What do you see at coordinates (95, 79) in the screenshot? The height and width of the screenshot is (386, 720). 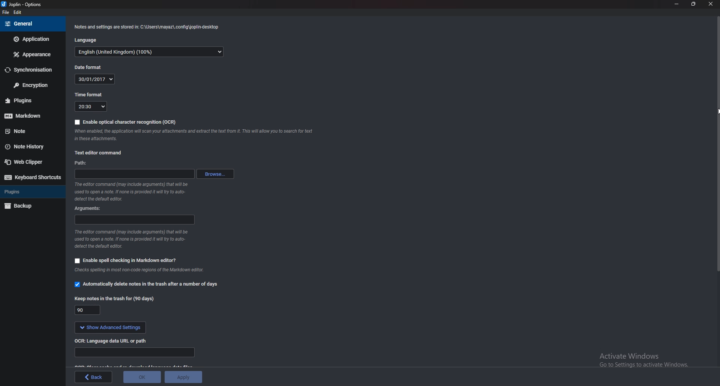 I see `30/01/2017` at bounding box center [95, 79].